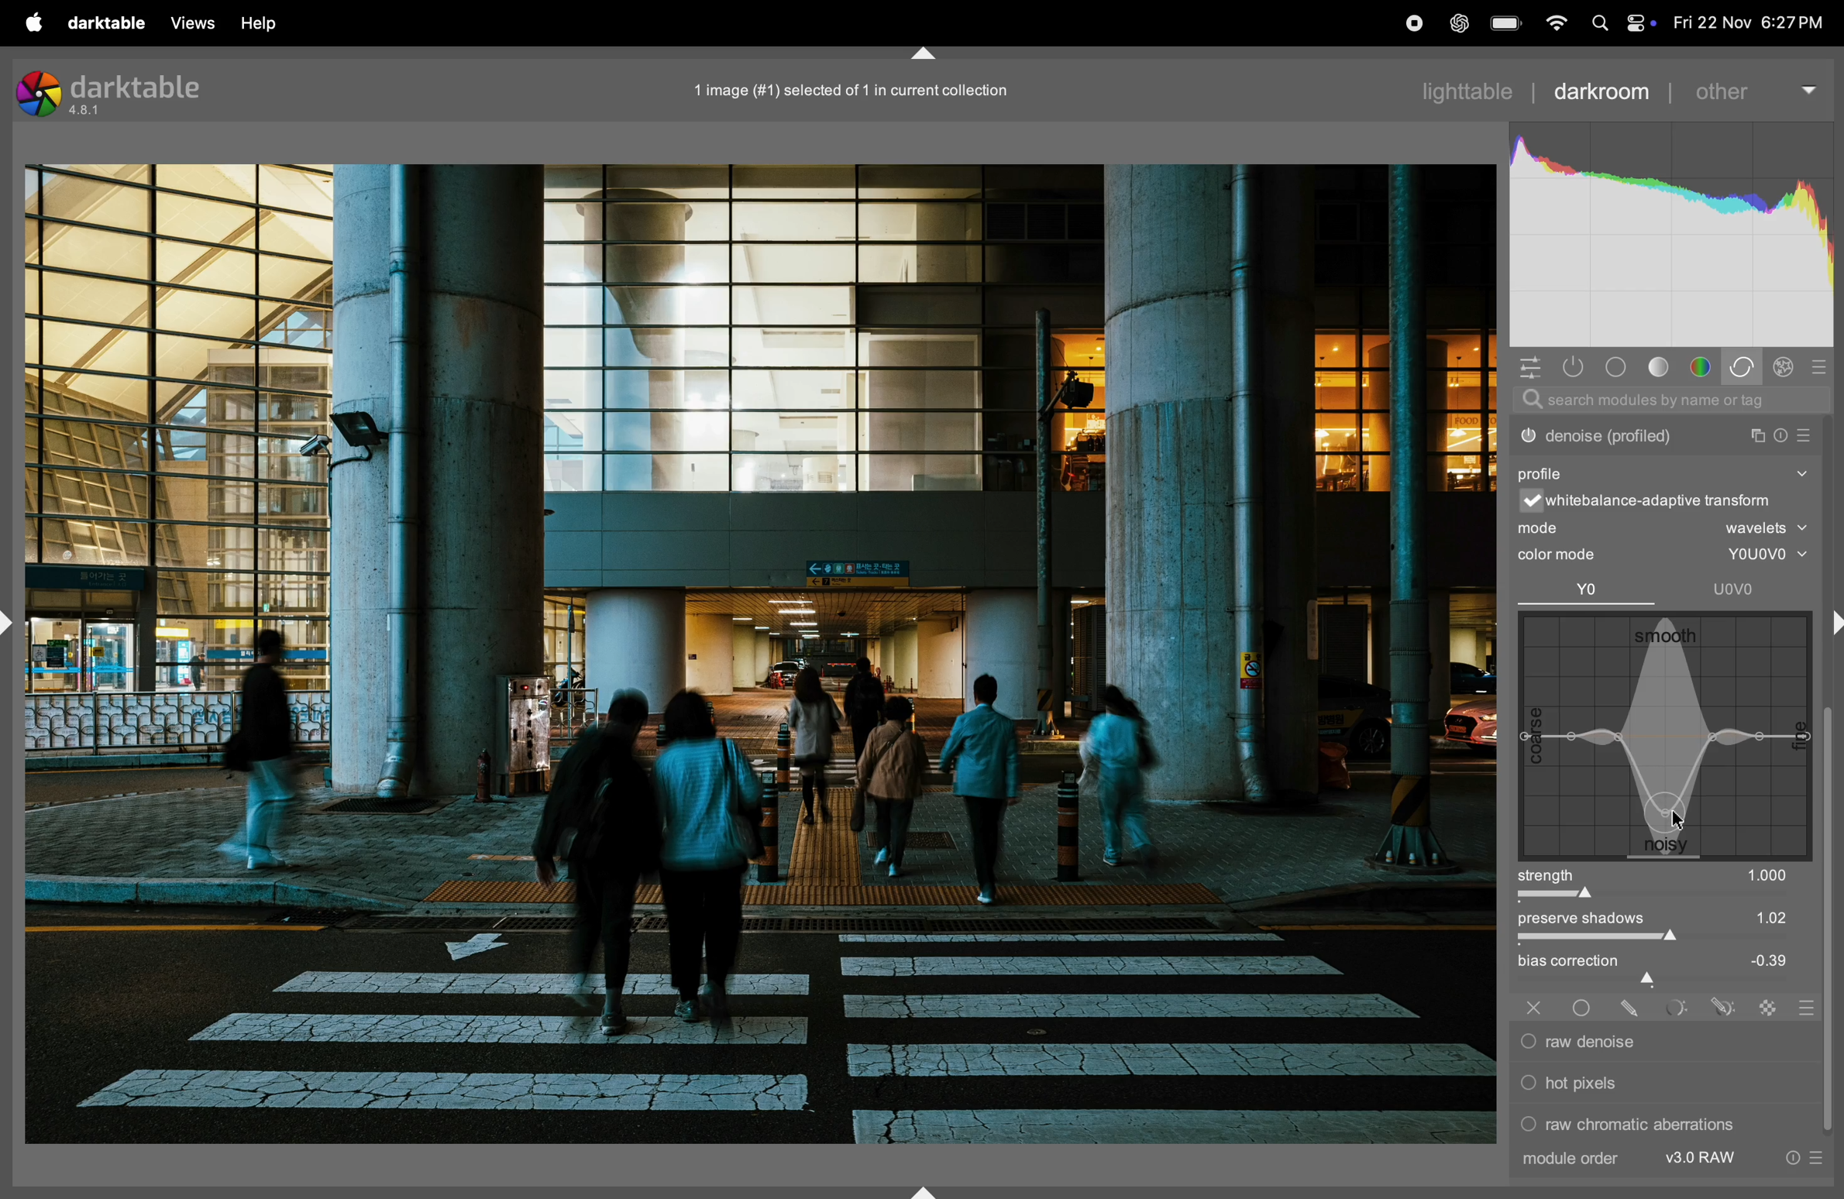  I want to click on bias correctiom, so click(1659, 970).